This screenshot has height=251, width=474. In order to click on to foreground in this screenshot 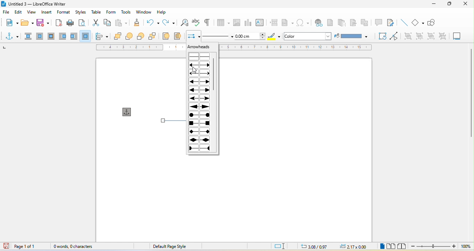, I will do `click(167, 36)`.